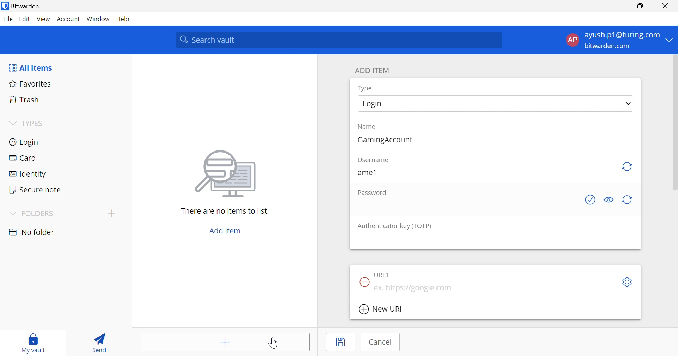  I want to click on Add items, so click(224, 342).